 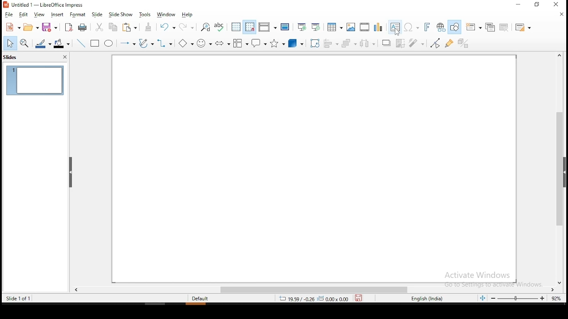 I want to click on connectors, so click(x=163, y=43).